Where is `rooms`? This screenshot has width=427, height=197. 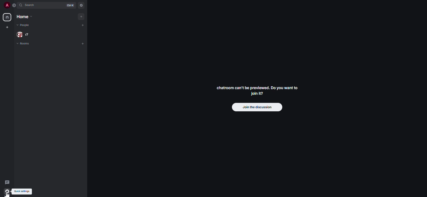 rooms is located at coordinates (25, 44).